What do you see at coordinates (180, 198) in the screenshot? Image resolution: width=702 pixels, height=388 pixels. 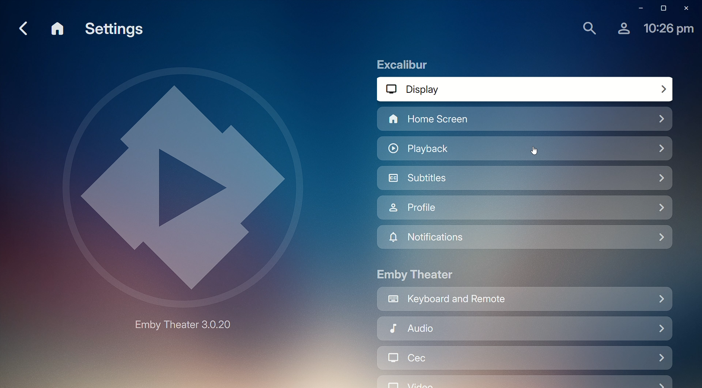 I see `Emby Logo` at bounding box center [180, 198].